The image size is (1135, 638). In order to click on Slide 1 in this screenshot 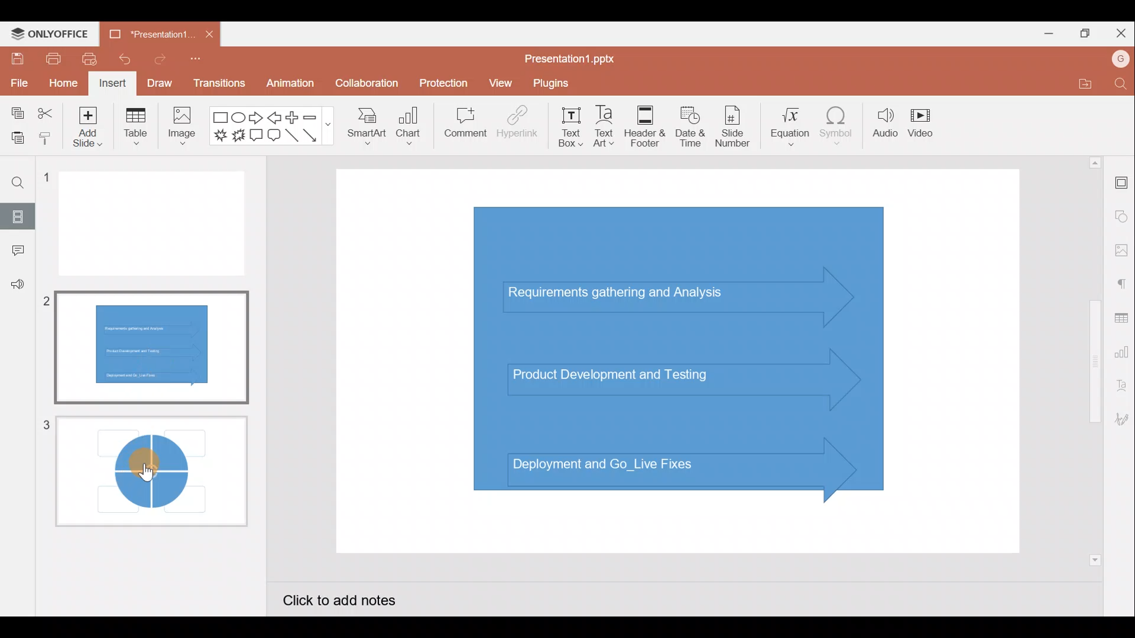, I will do `click(157, 224)`.